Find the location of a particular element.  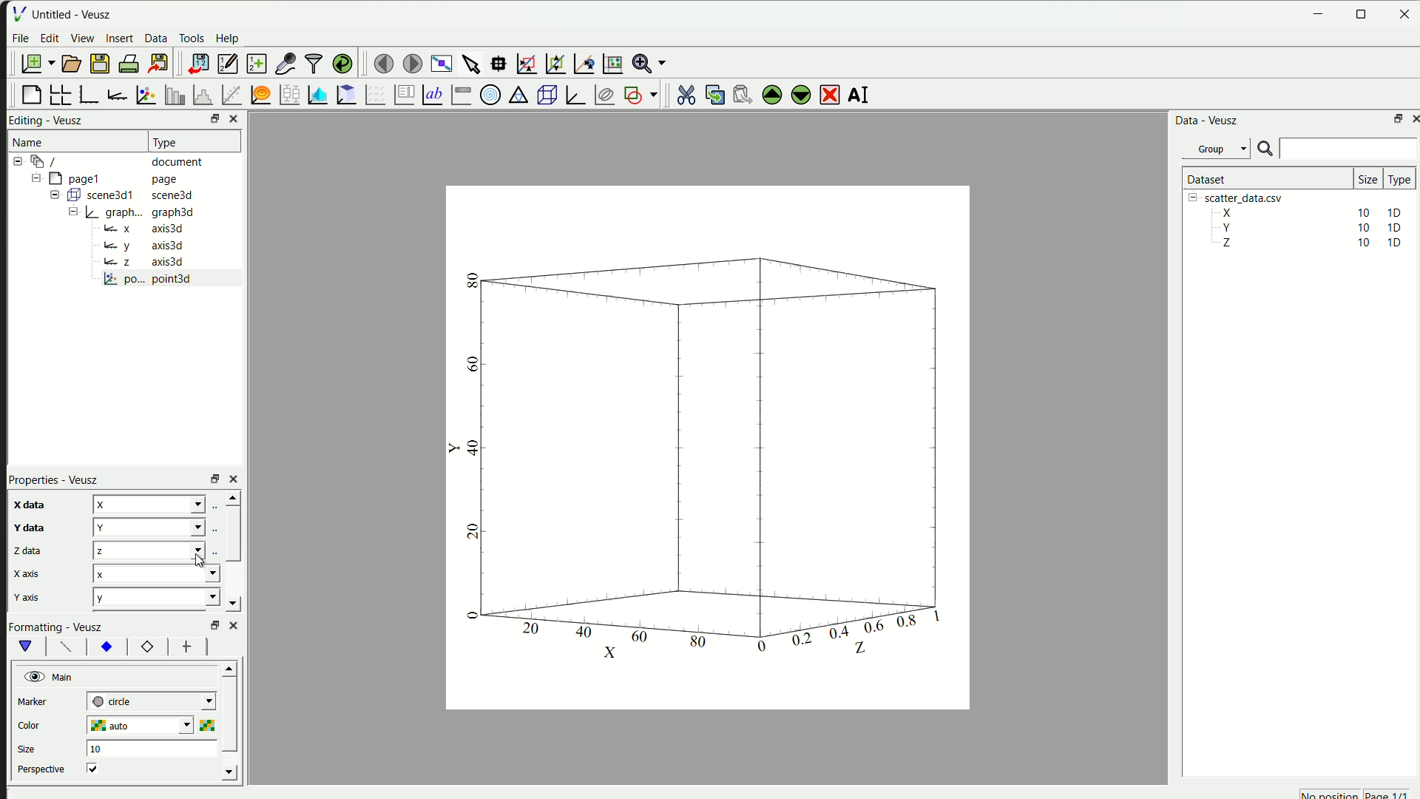

Image color bar is located at coordinates (462, 94).